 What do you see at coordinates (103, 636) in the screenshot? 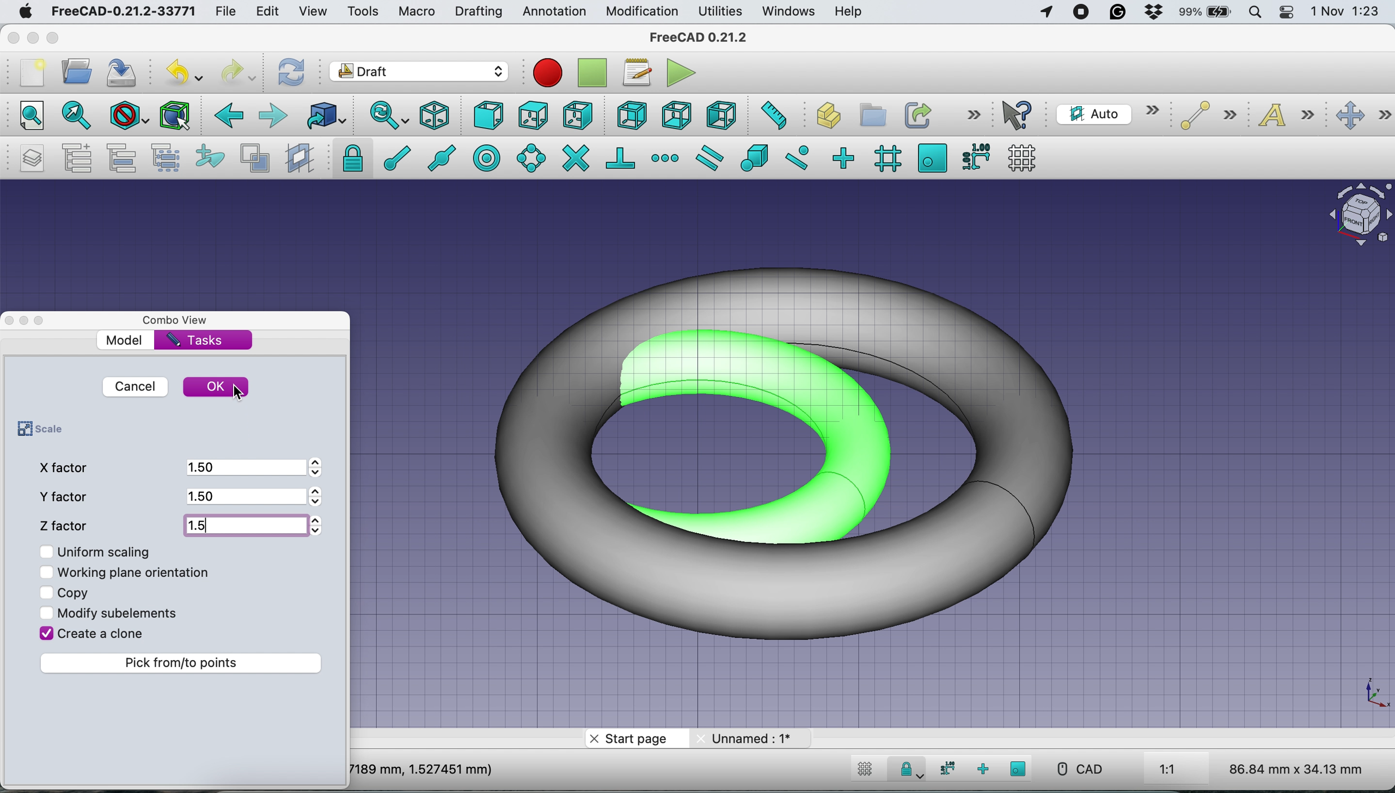
I see `create a clone` at bounding box center [103, 636].